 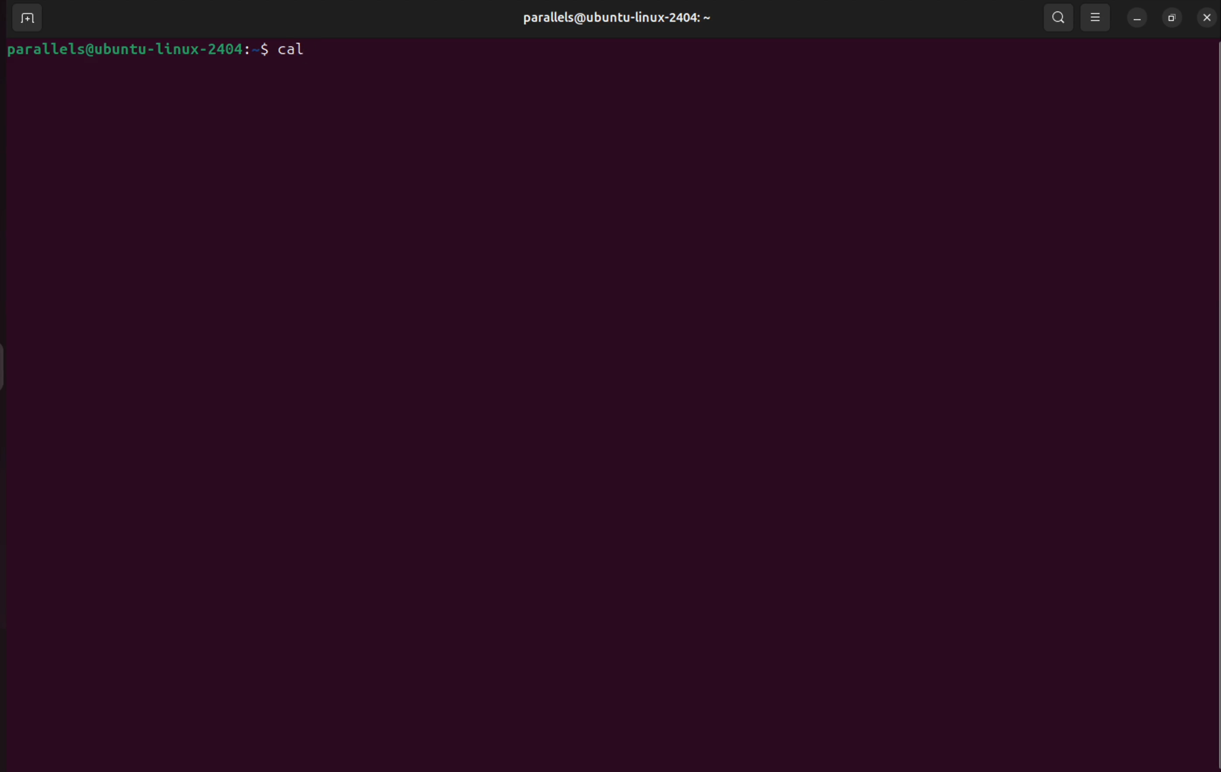 What do you see at coordinates (1137, 18) in the screenshot?
I see `minimum` at bounding box center [1137, 18].